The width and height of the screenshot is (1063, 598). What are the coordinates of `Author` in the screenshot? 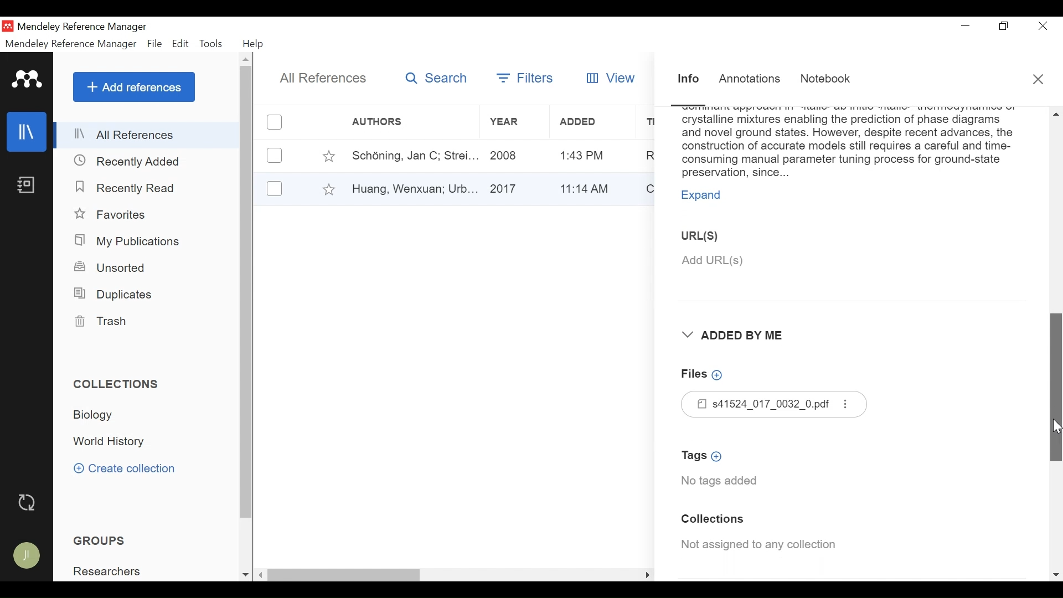 It's located at (410, 155).